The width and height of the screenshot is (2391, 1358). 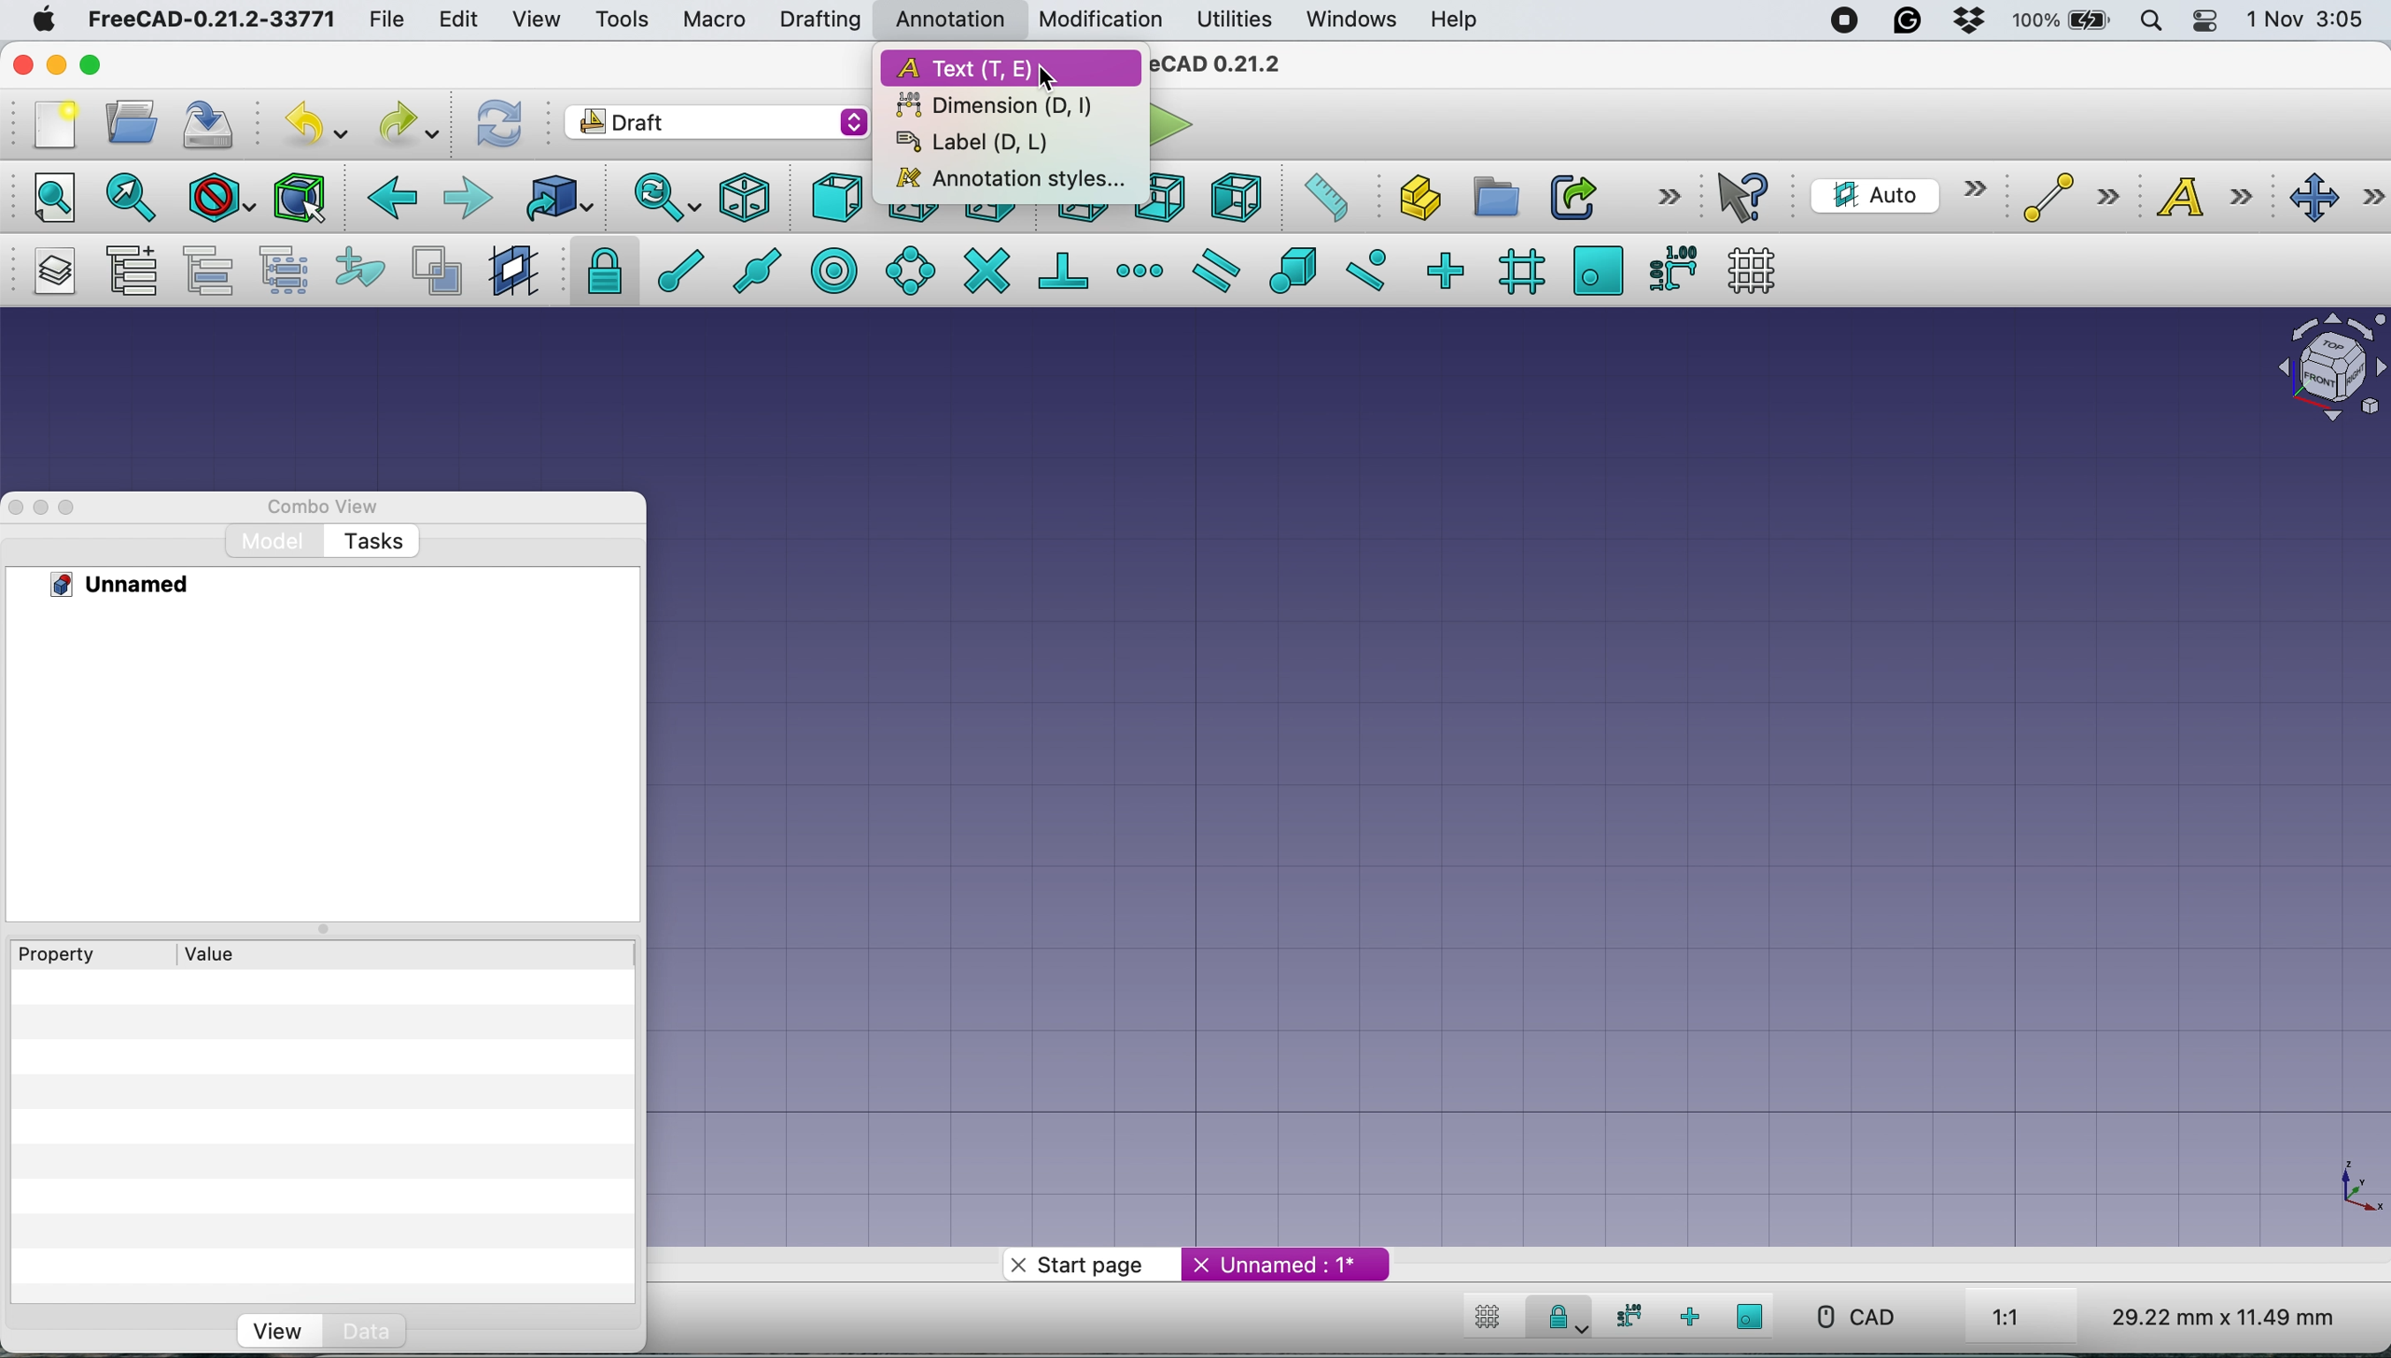 I want to click on execute macros, so click(x=1165, y=126).